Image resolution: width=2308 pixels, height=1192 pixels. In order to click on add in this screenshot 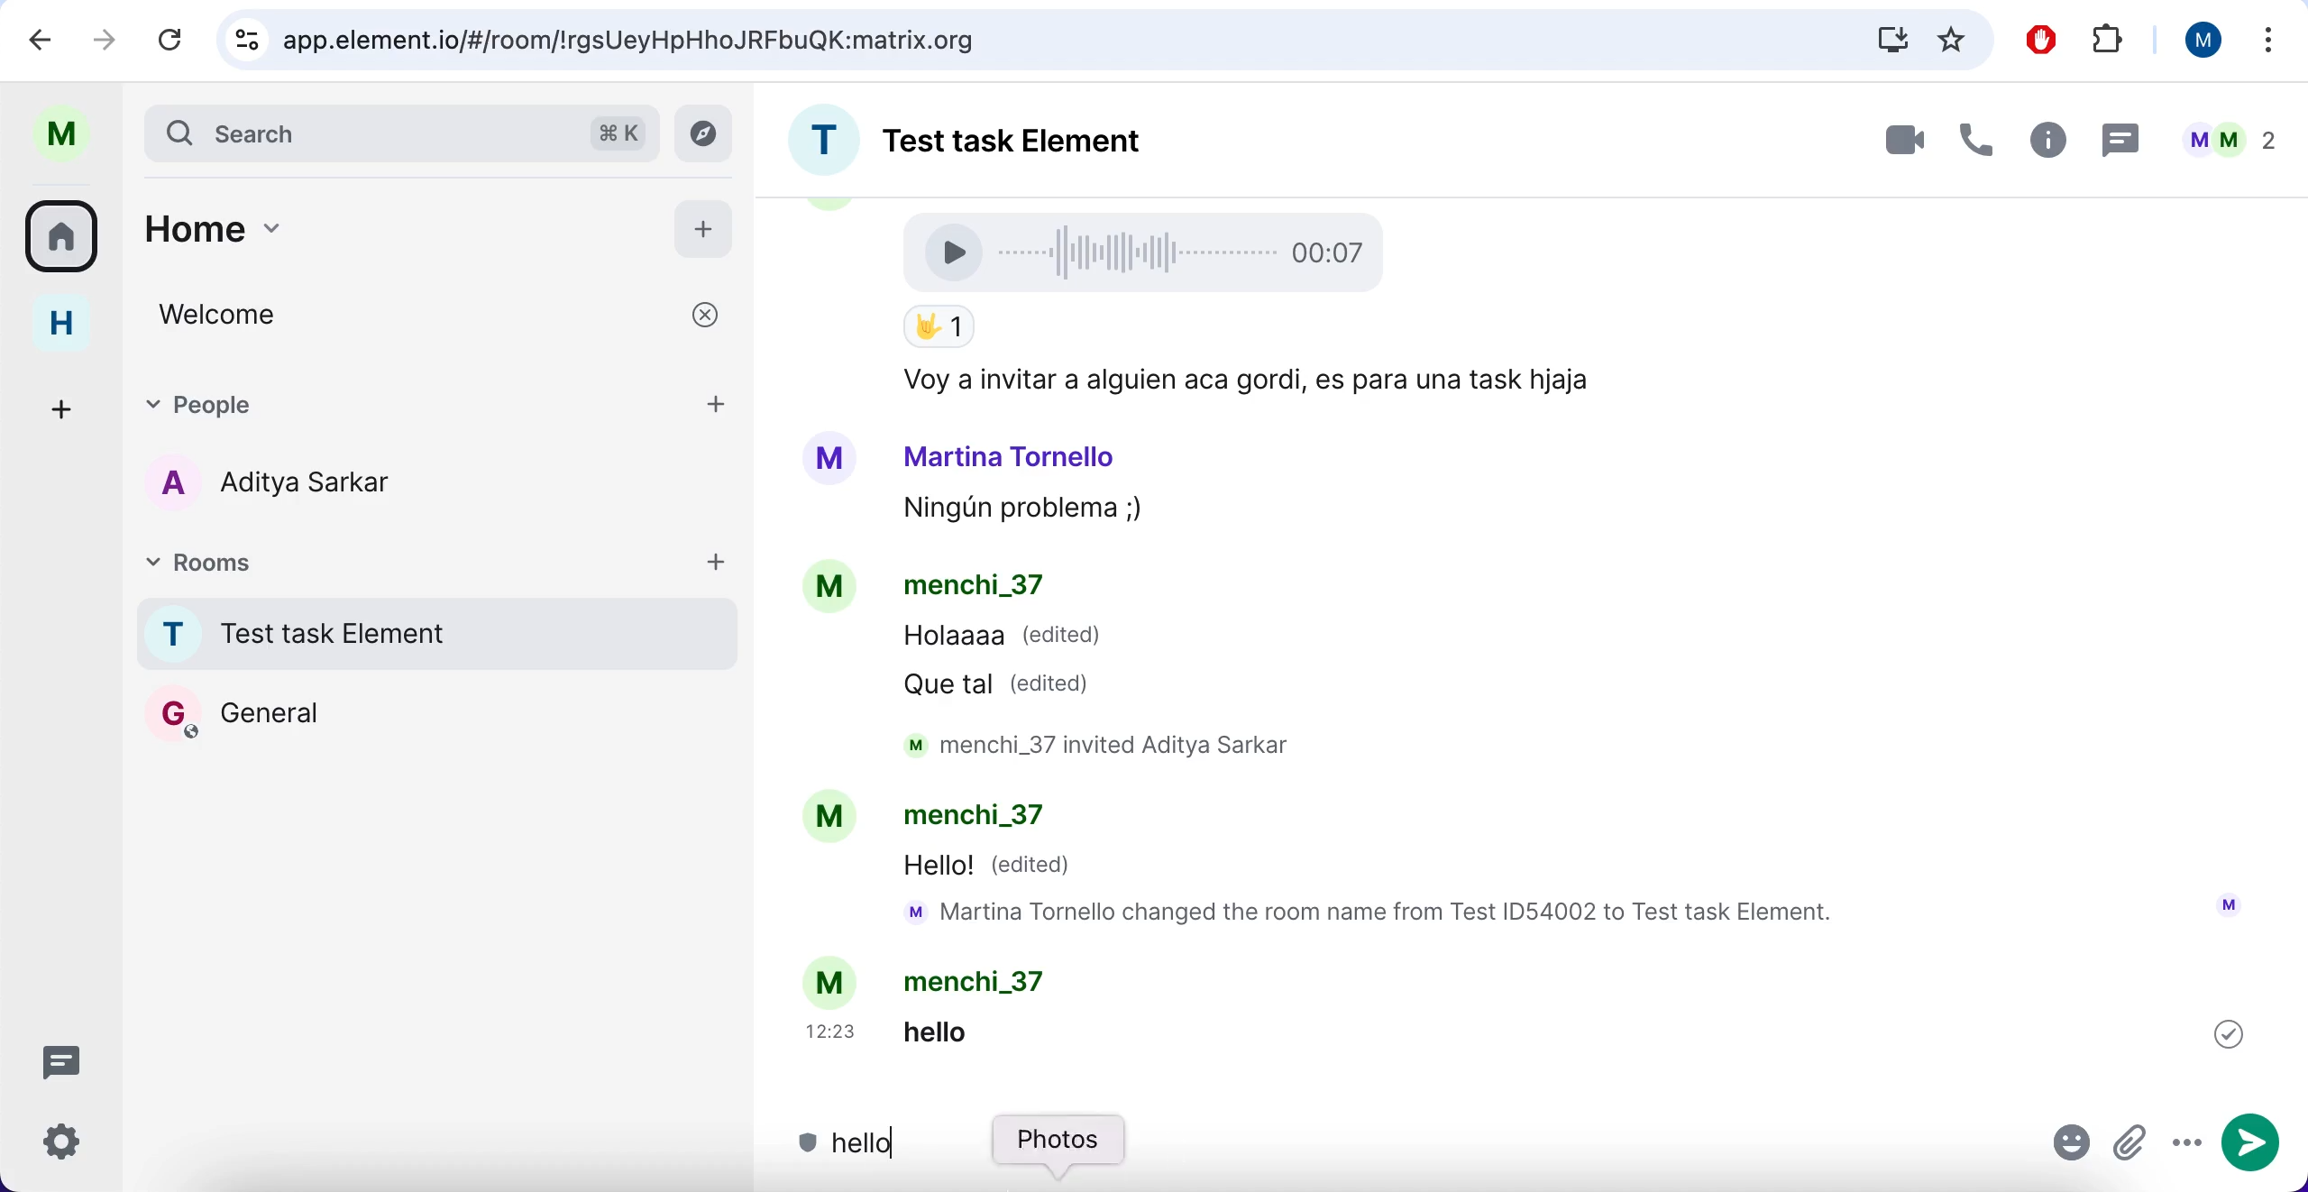, I will do `click(719, 401)`.